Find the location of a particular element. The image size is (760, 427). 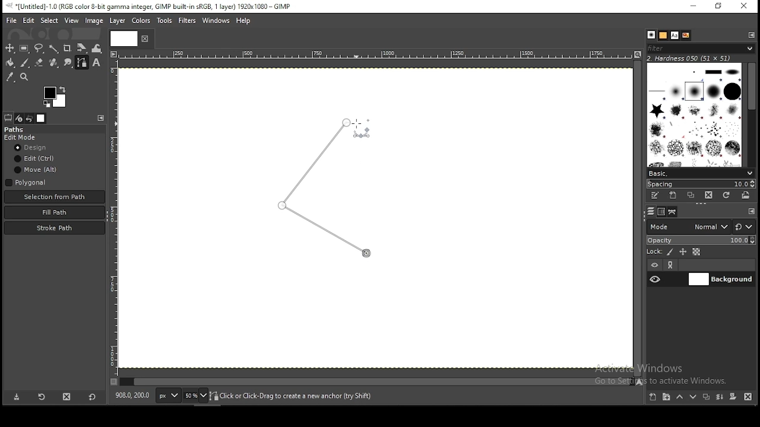

lock pixels is located at coordinates (670, 251).